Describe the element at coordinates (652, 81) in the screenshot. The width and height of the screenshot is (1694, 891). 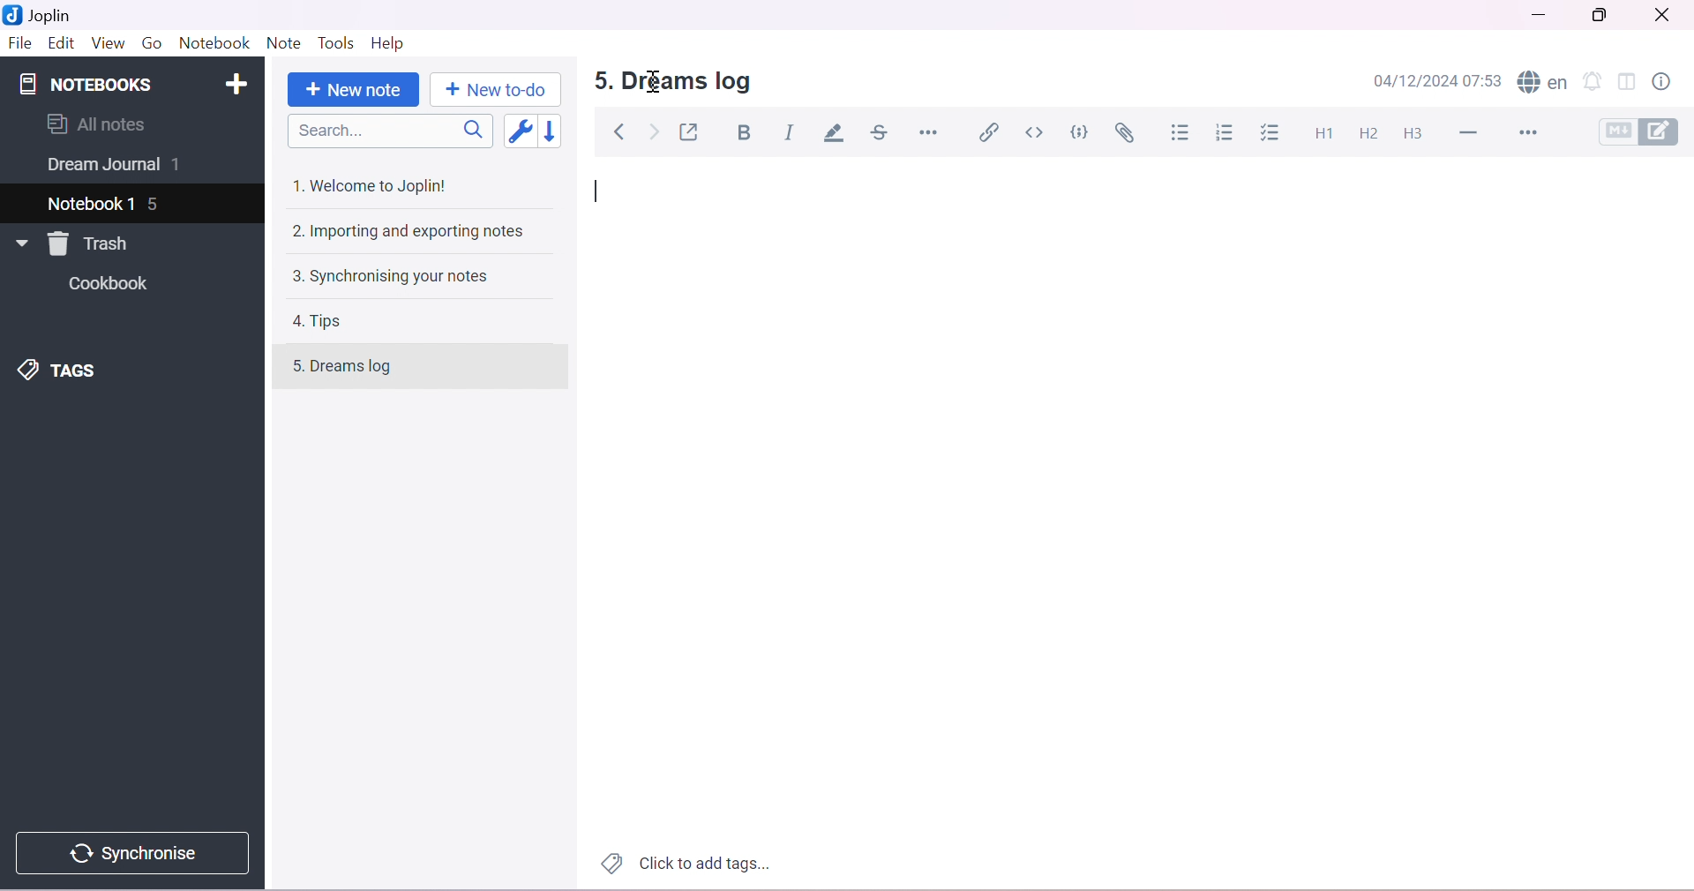
I see `Cursor` at that location.